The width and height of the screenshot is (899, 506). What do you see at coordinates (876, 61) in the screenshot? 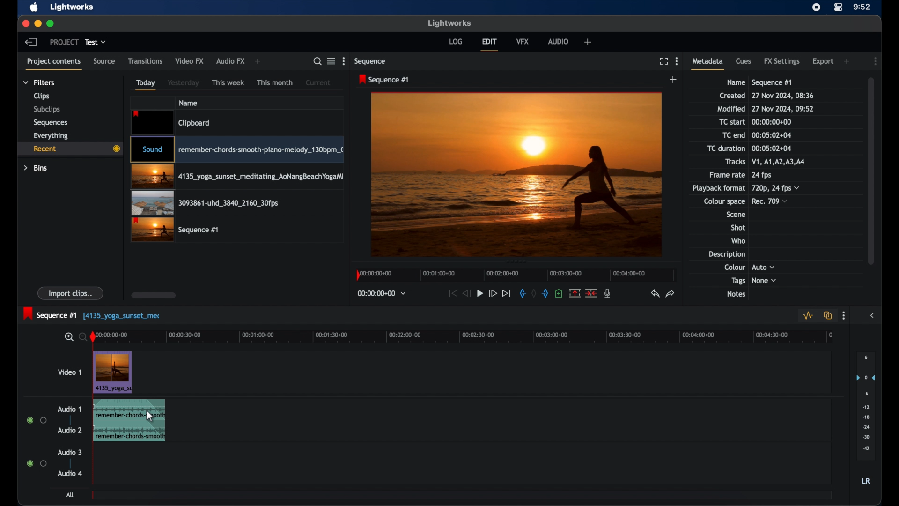
I see `more options` at bounding box center [876, 61].